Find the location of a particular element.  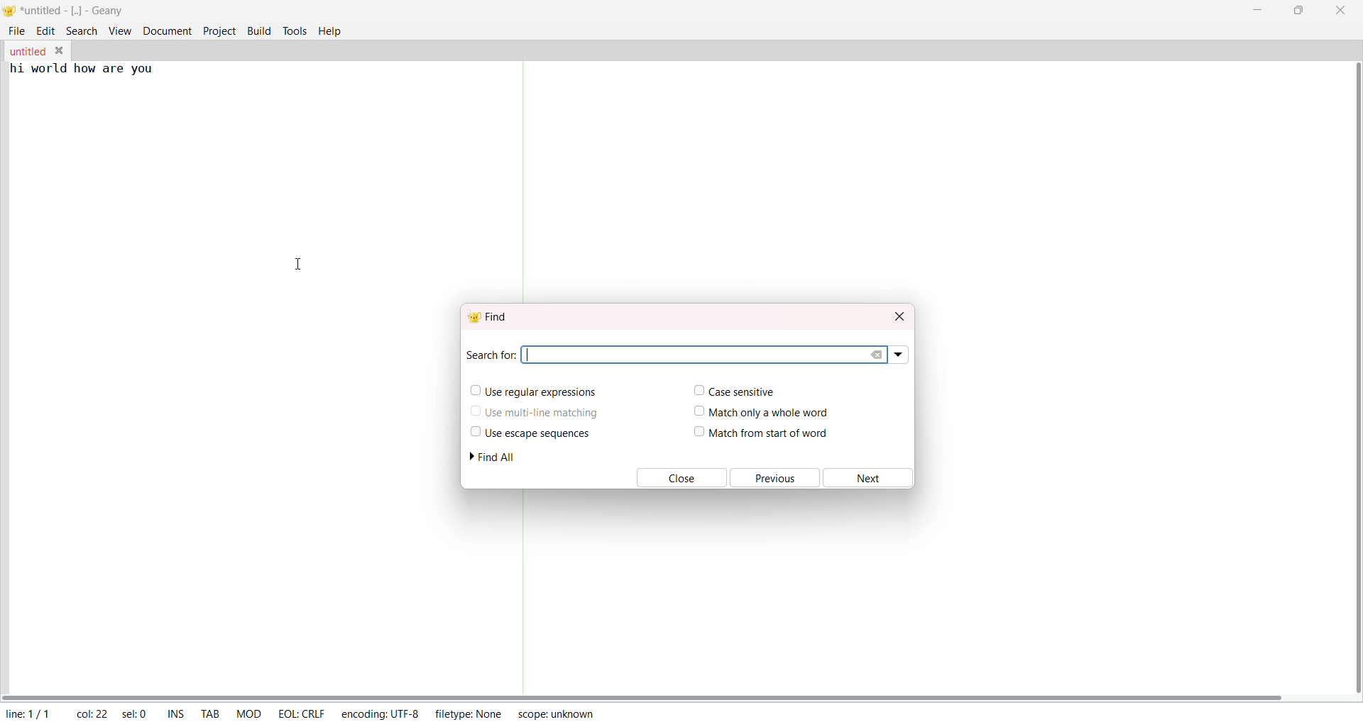

close  is located at coordinates (62, 50).